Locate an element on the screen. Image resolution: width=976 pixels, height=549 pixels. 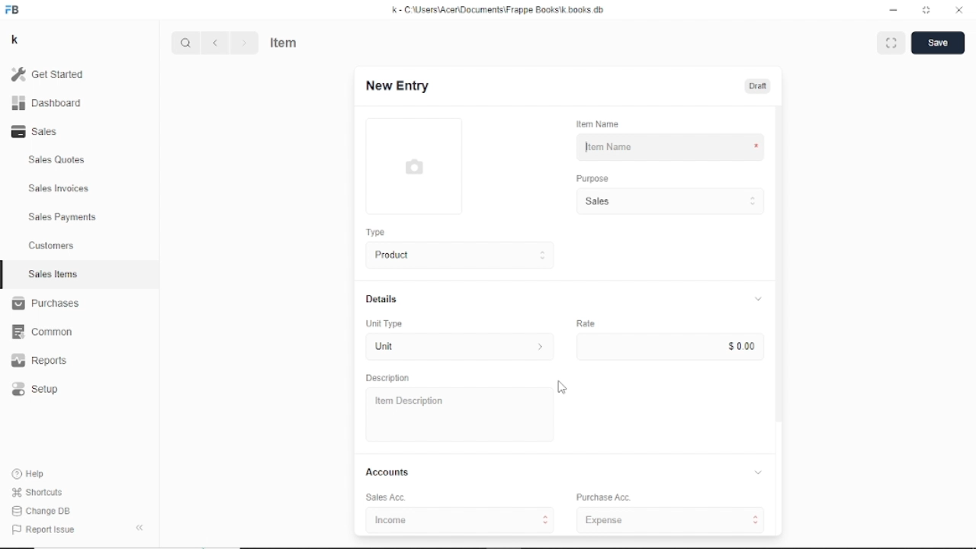
Sales is located at coordinates (669, 201).